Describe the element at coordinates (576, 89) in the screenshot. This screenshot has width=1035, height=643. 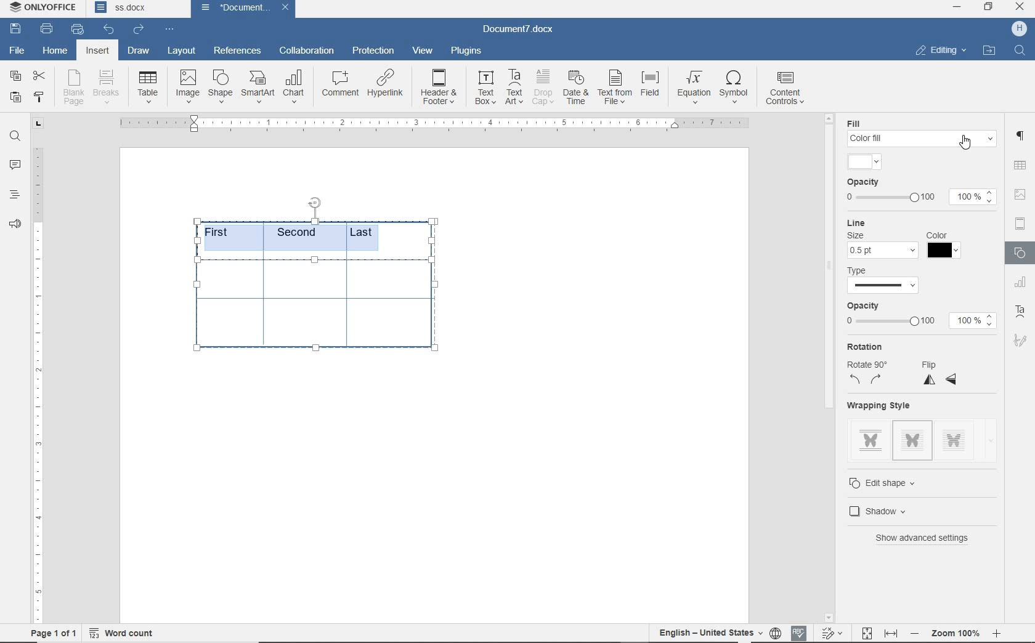
I see `date & time` at that location.